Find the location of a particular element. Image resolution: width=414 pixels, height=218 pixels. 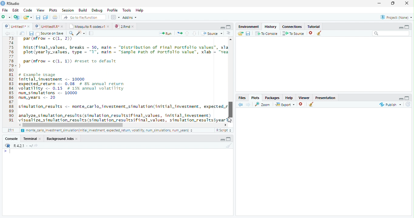

Load history from an existing file is located at coordinates (240, 34).